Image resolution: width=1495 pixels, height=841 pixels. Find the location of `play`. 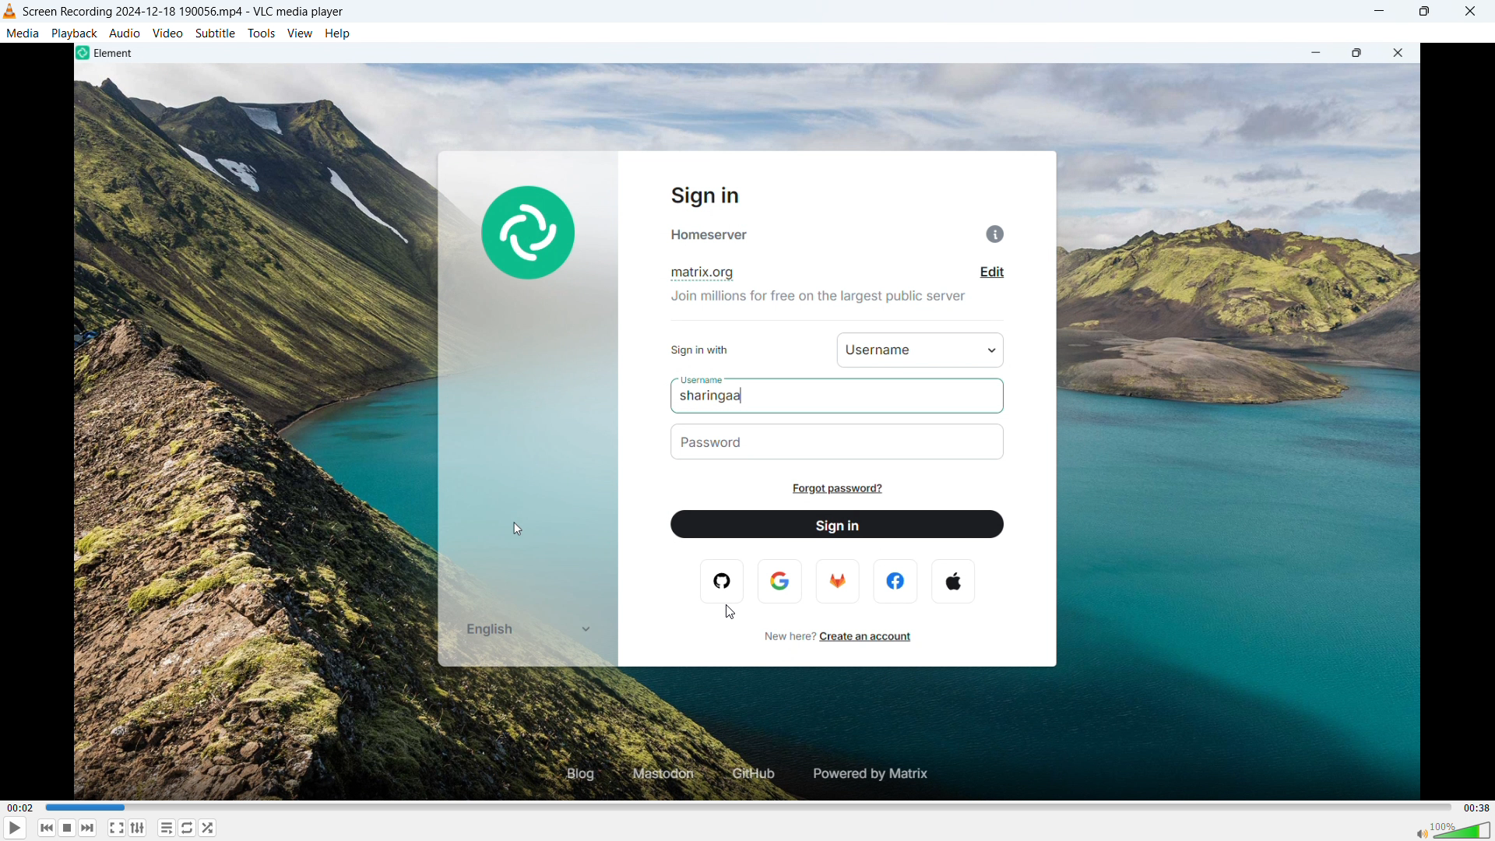

play is located at coordinates (16, 828).